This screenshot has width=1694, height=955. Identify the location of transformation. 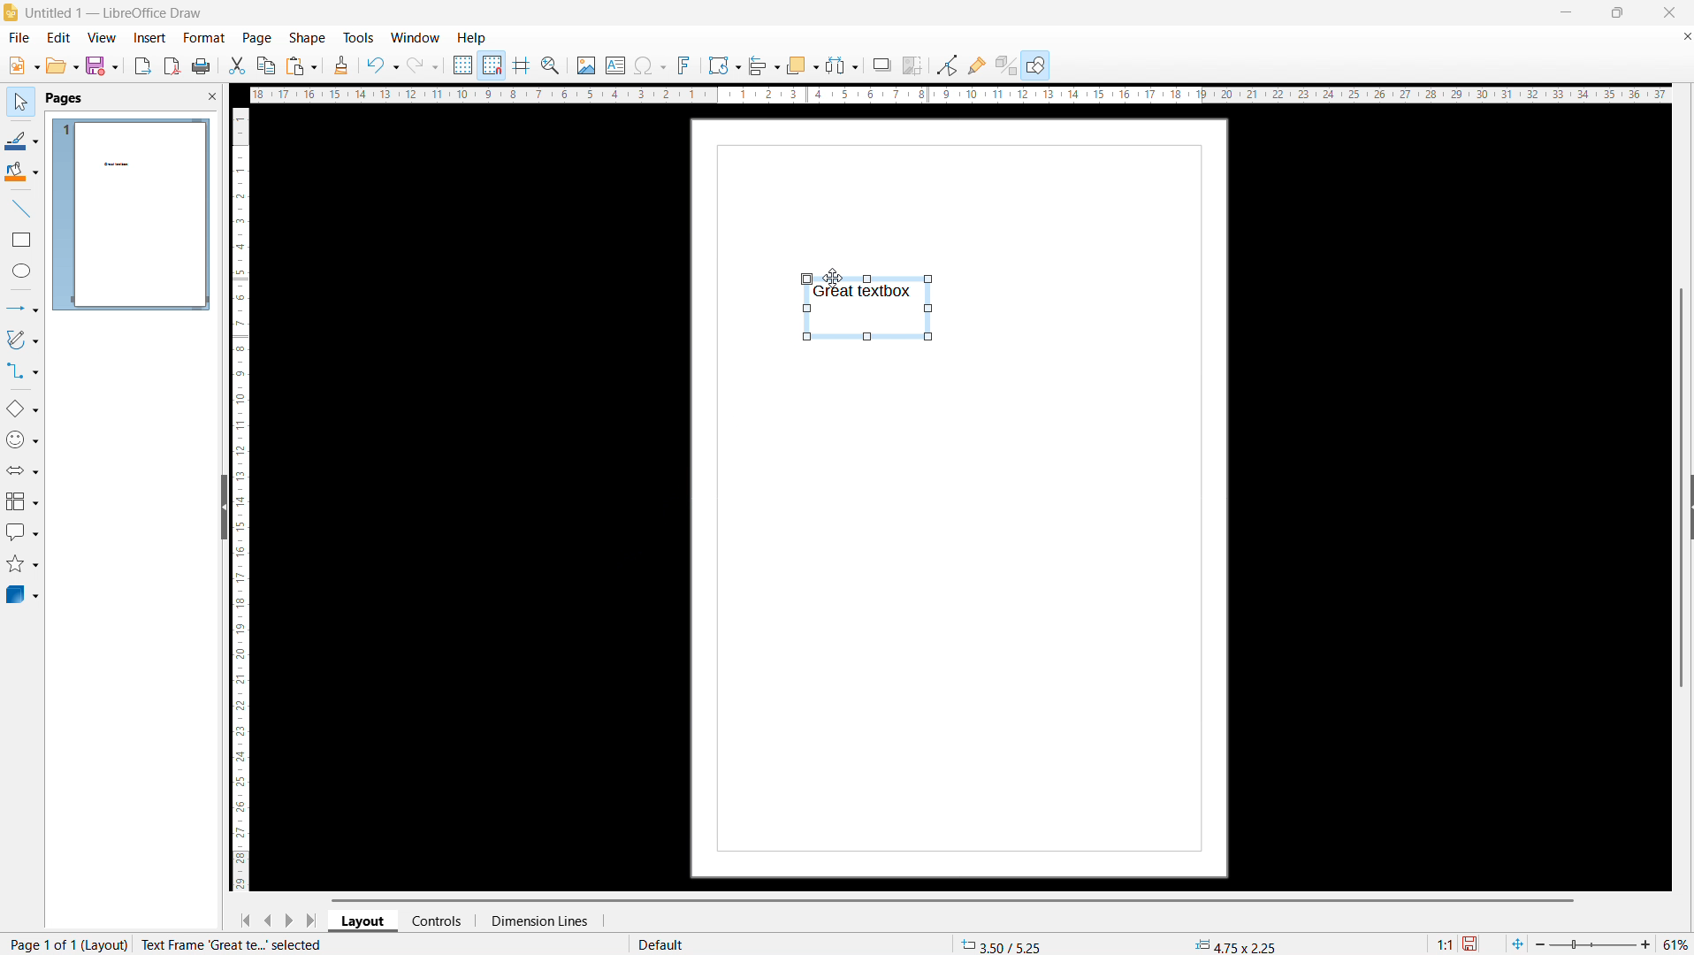
(724, 65).